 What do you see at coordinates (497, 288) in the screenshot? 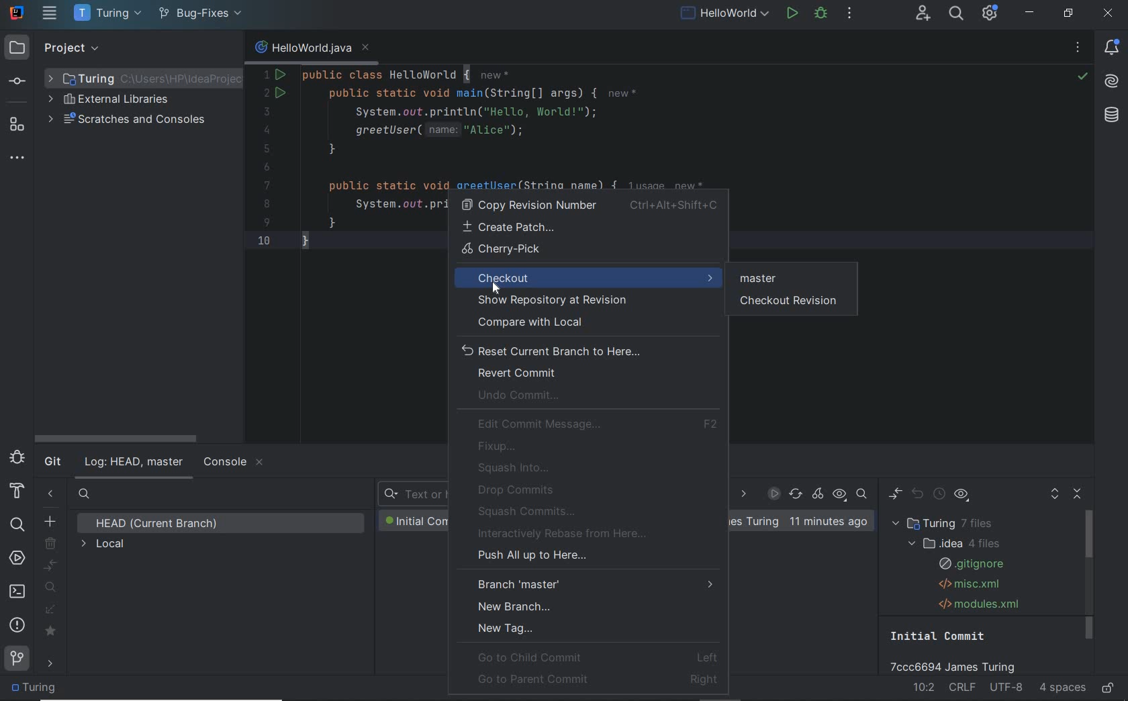
I see `cursor` at bounding box center [497, 288].